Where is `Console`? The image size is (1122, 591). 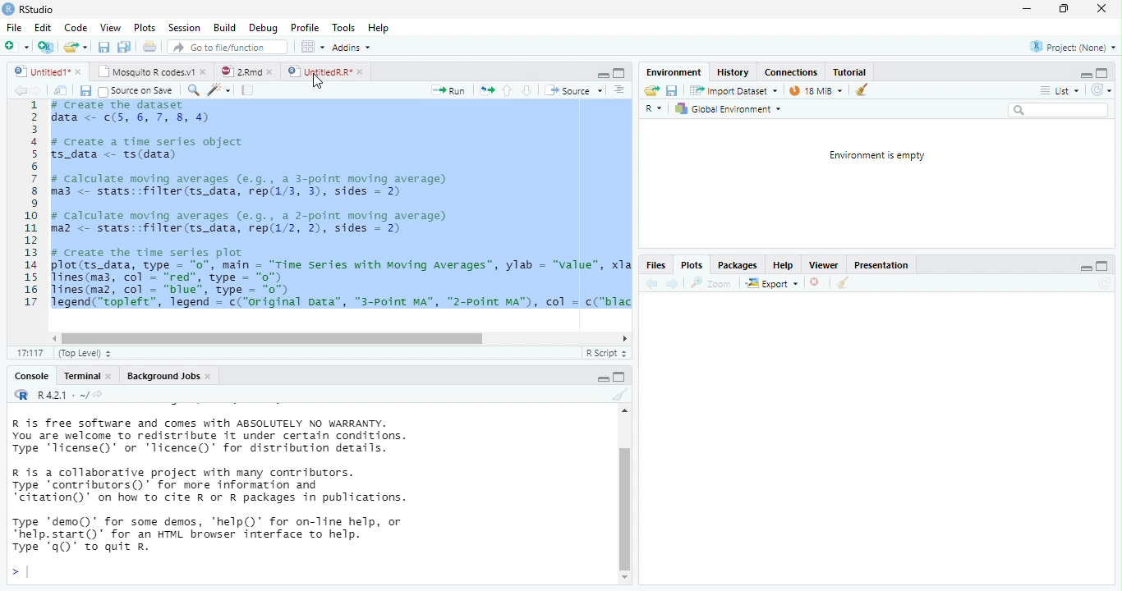 Console is located at coordinates (30, 377).